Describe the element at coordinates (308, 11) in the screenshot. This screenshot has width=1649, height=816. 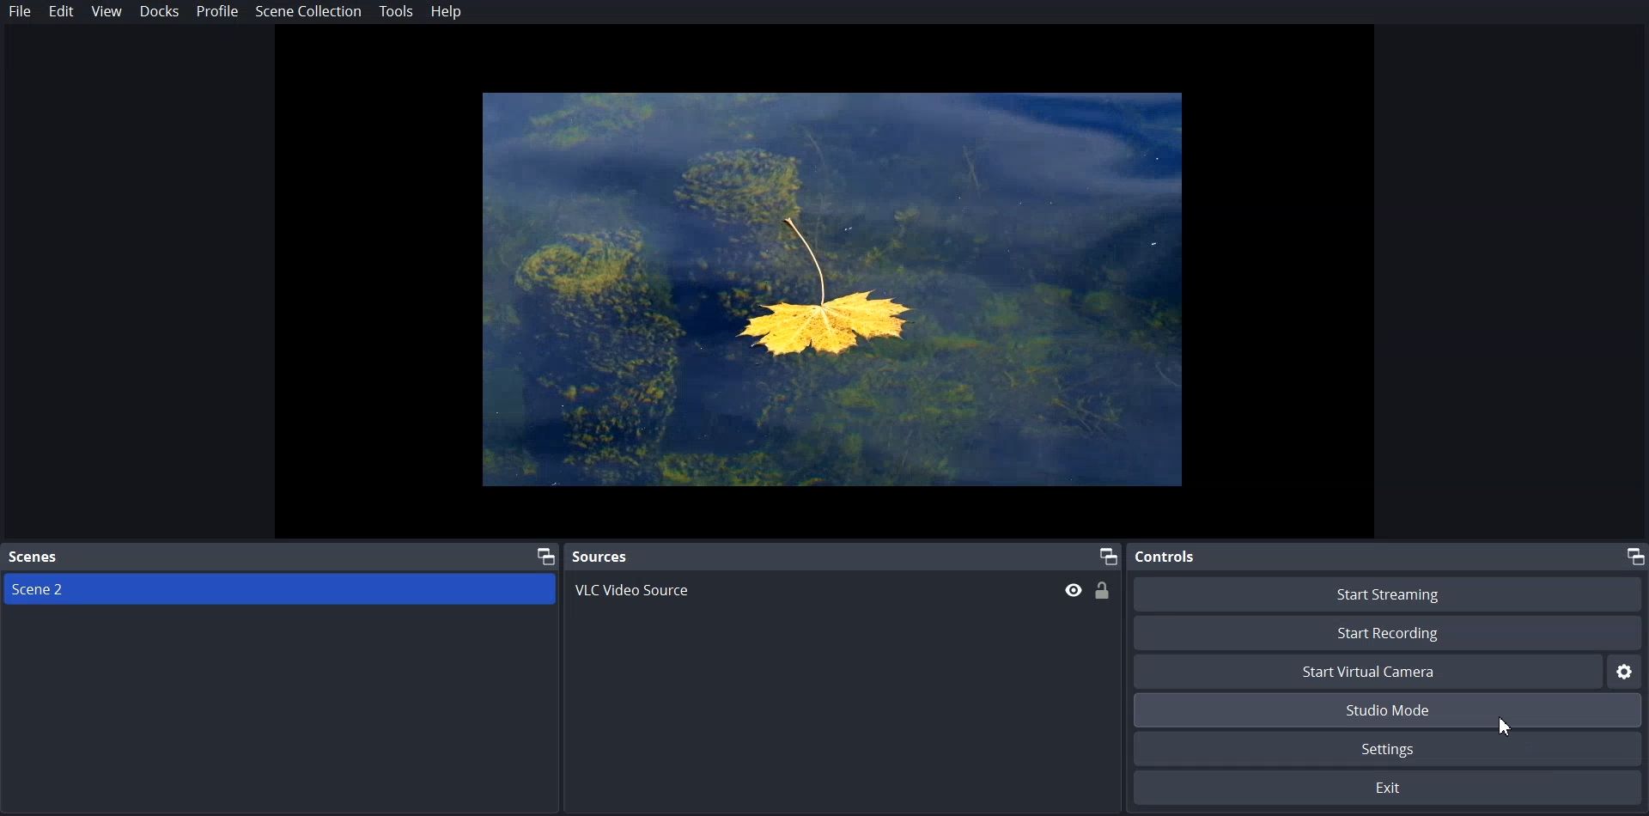
I see `Scene Collection` at that location.